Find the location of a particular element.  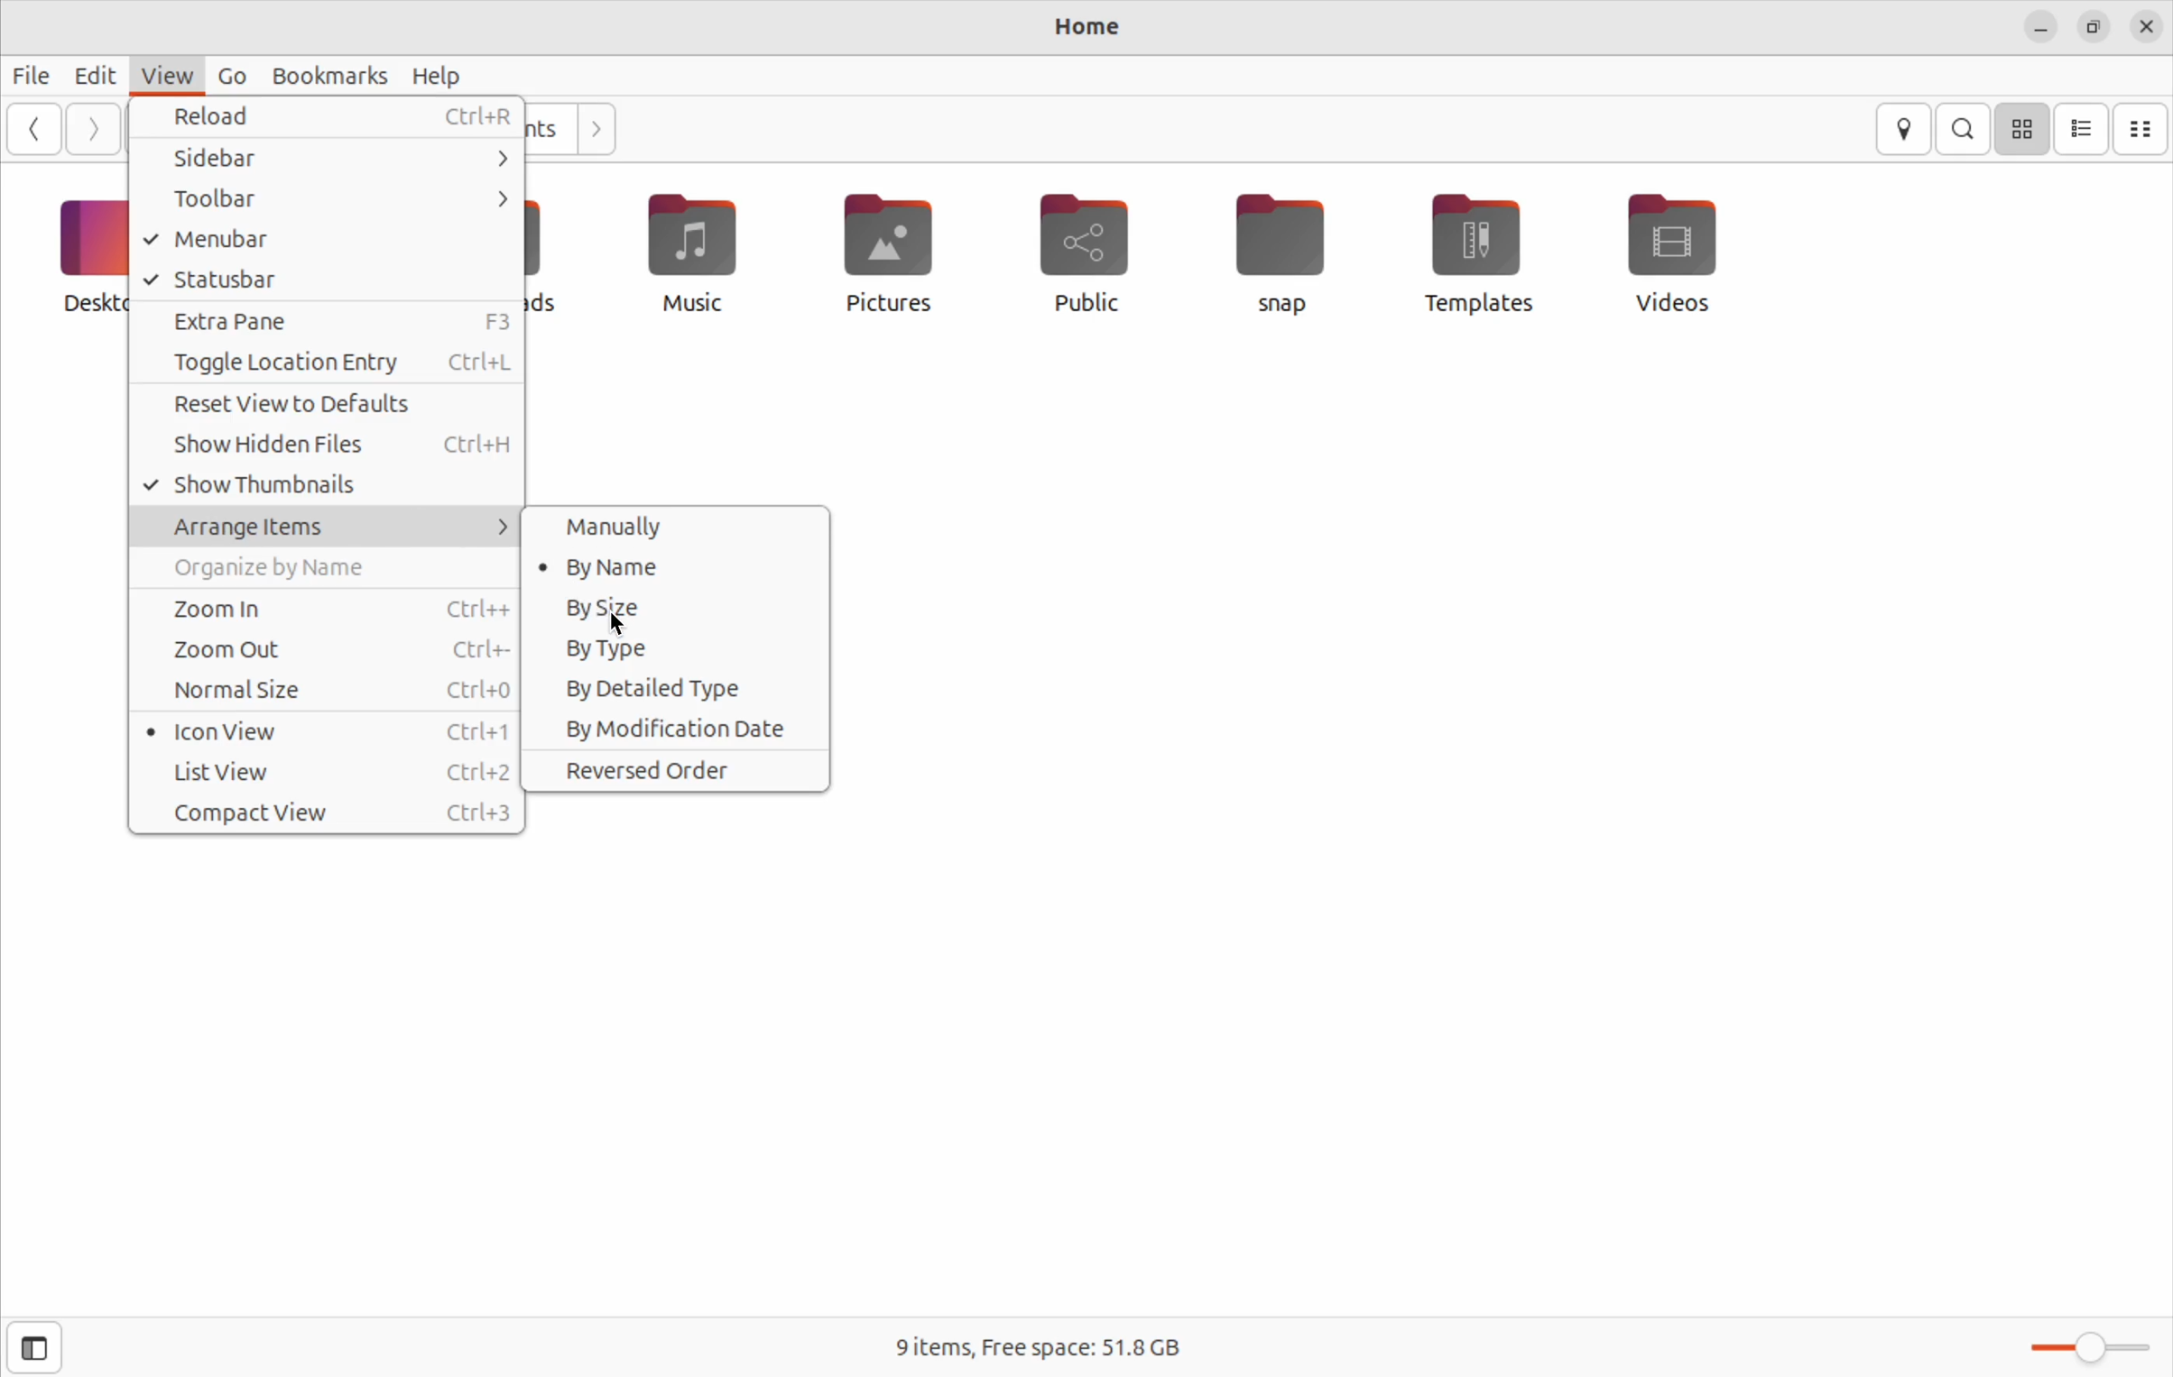

menubar is located at coordinates (329, 240).